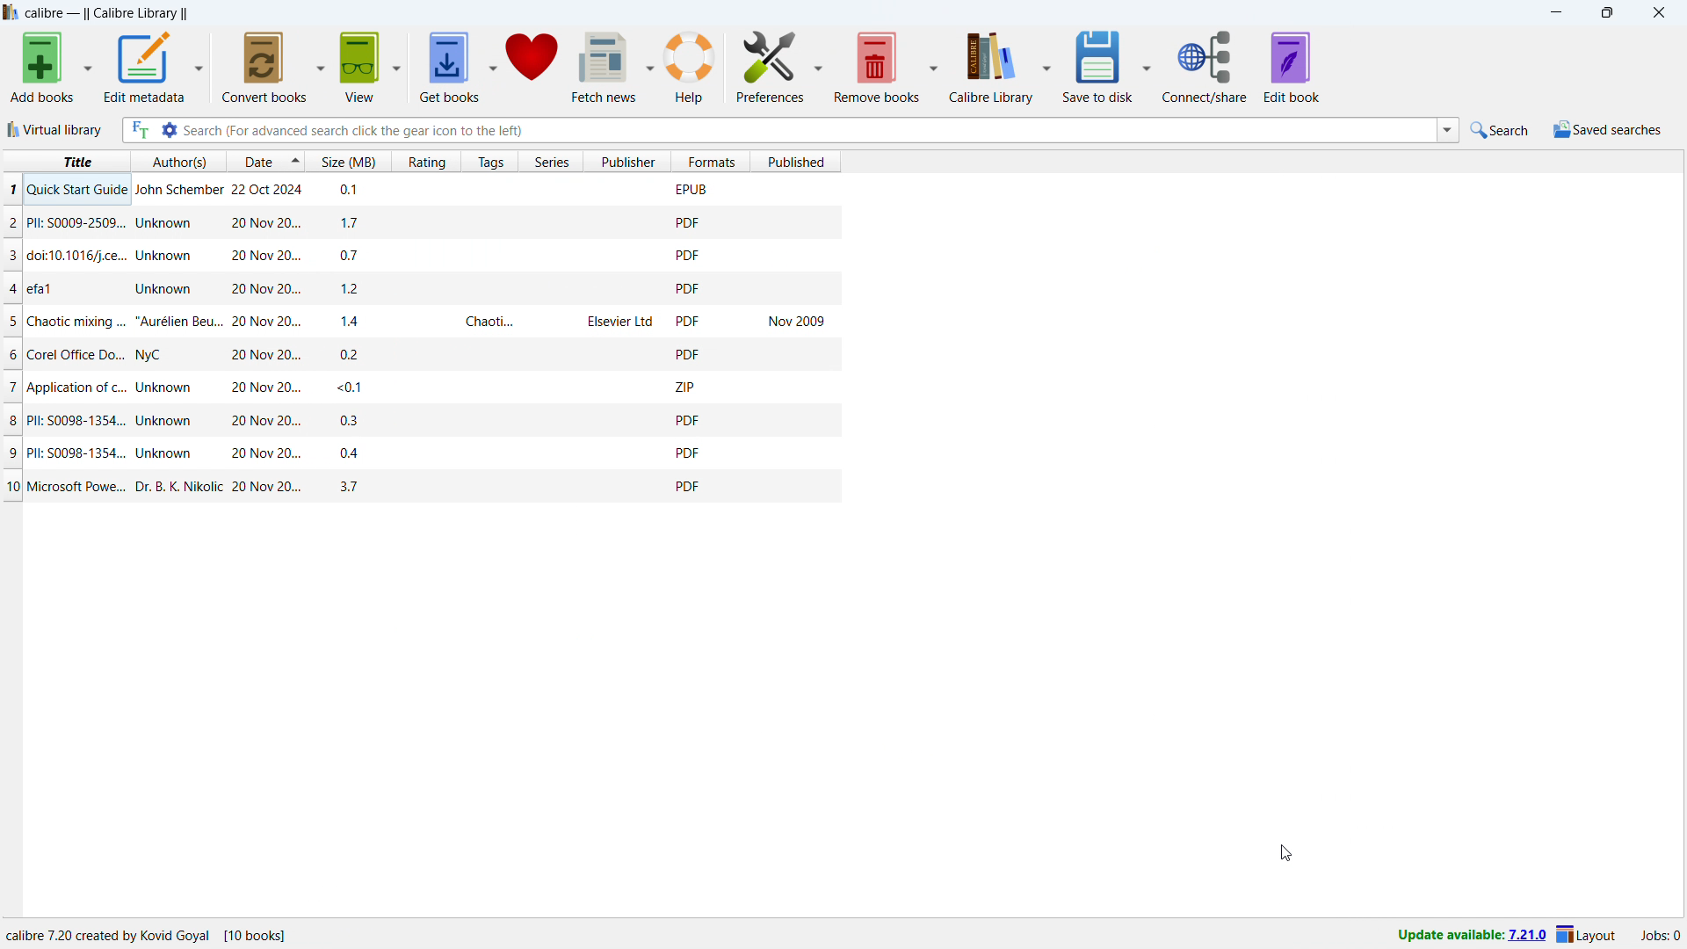  What do you see at coordinates (160, 933) in the screenshot?
I see `calibre 7.20 created by Kovid goyal (10 books)` at bounding box center [160, 933].